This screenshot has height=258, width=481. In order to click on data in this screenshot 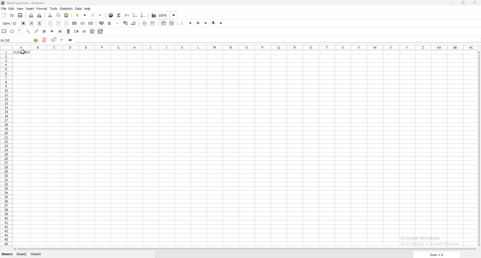, I will do `click(78, 9)`.